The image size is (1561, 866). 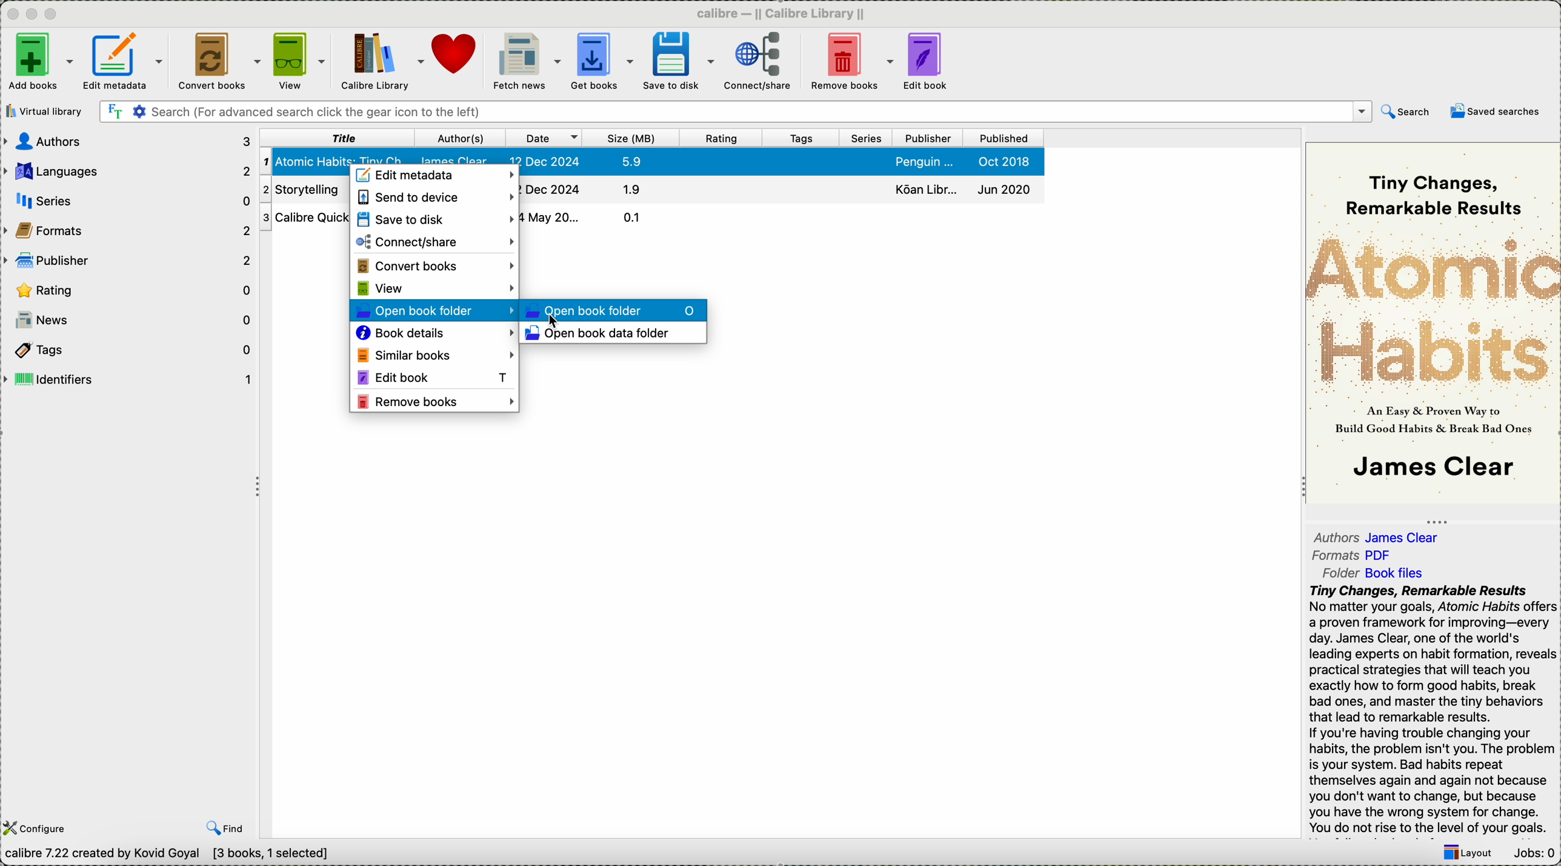 What do you see at coordinates (225, 828) in the screenshot?
I see `find` at bounding box center [225, 828].